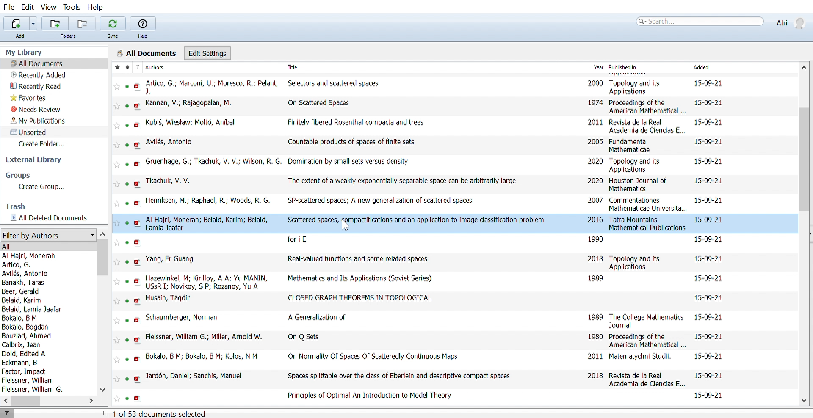  What do you see at coordinates (646, 321) in the screenshot?
I see `The College Mathematics Journal` at bounding box center [646, 321].